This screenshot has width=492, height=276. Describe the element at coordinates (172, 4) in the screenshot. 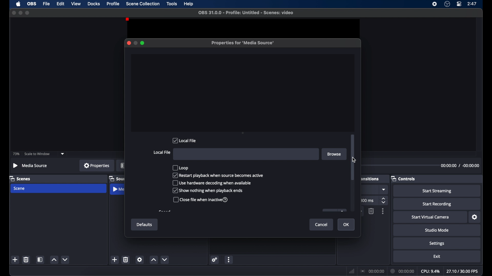

I see `tools` at that location.